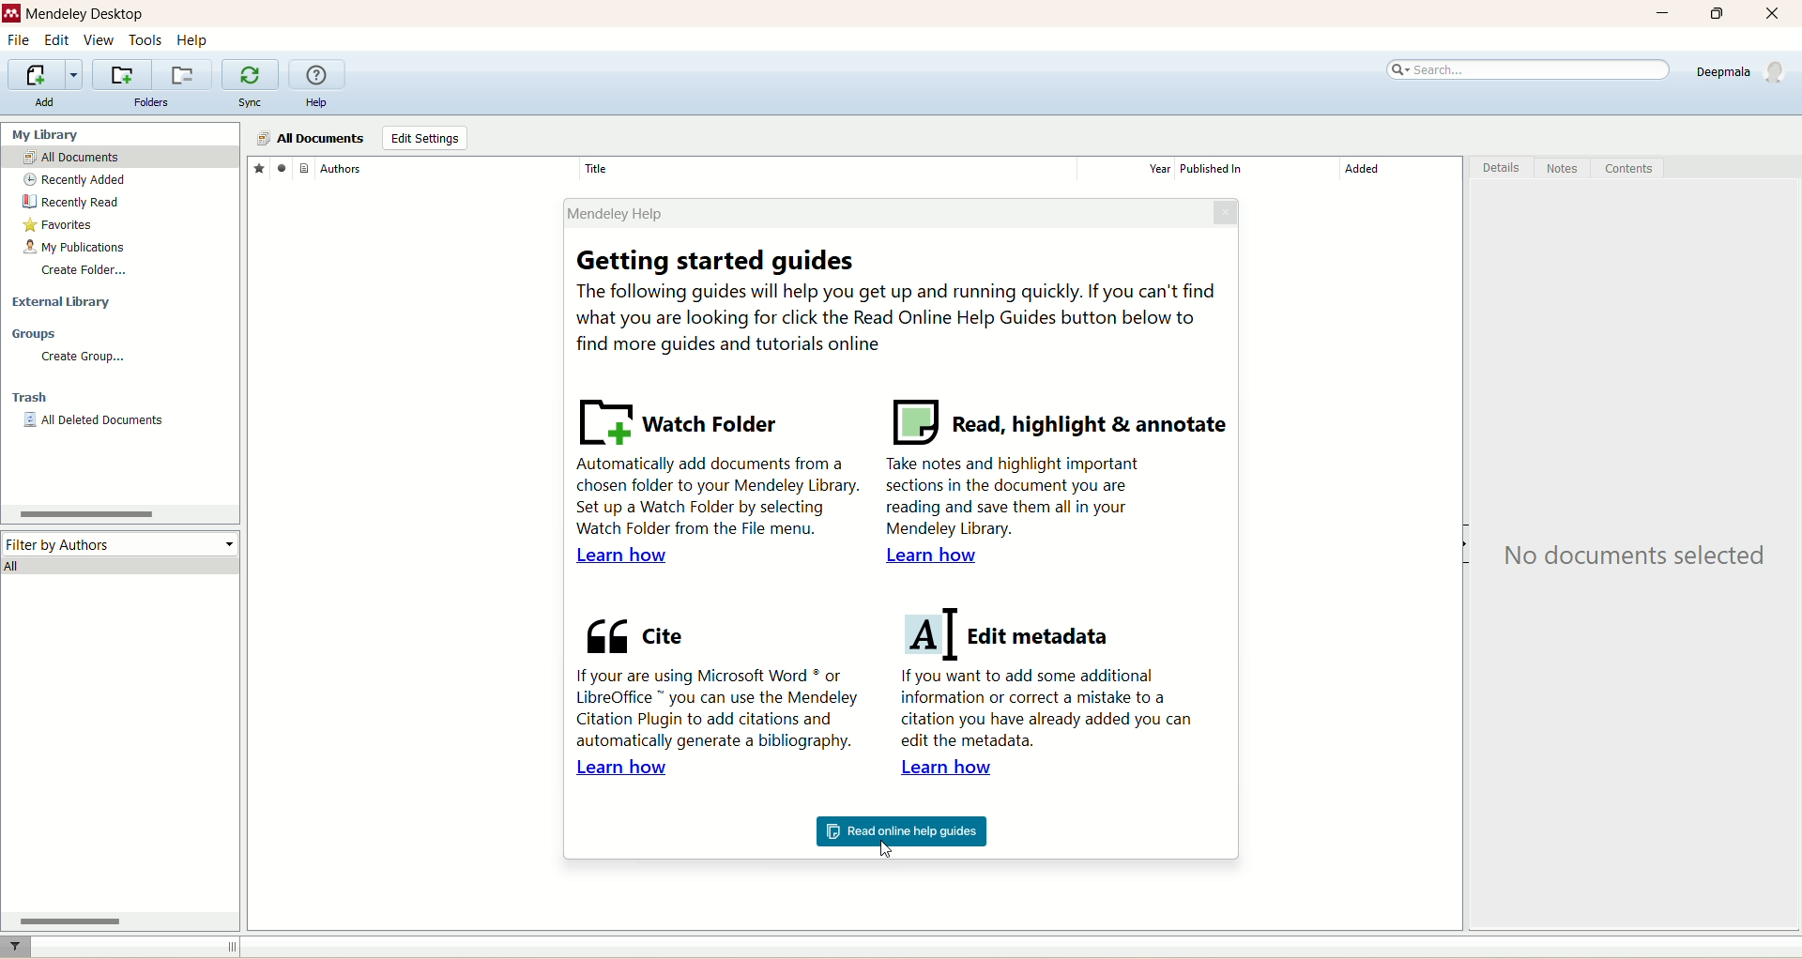 This screenshot has width=1802, height=959. What do you see at coordinates (46, 76) in the screenshot?
I see `import` at bounding box center [46, 76].